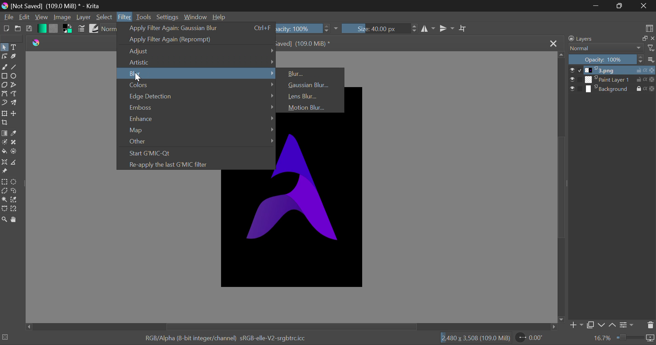 The image size is (656, 345). What do you see at coordinates (56, 6) in the screenshot?
I see `[Not Saved] (109.0 MiB) * - Krita` at bounding box center [56, 6].